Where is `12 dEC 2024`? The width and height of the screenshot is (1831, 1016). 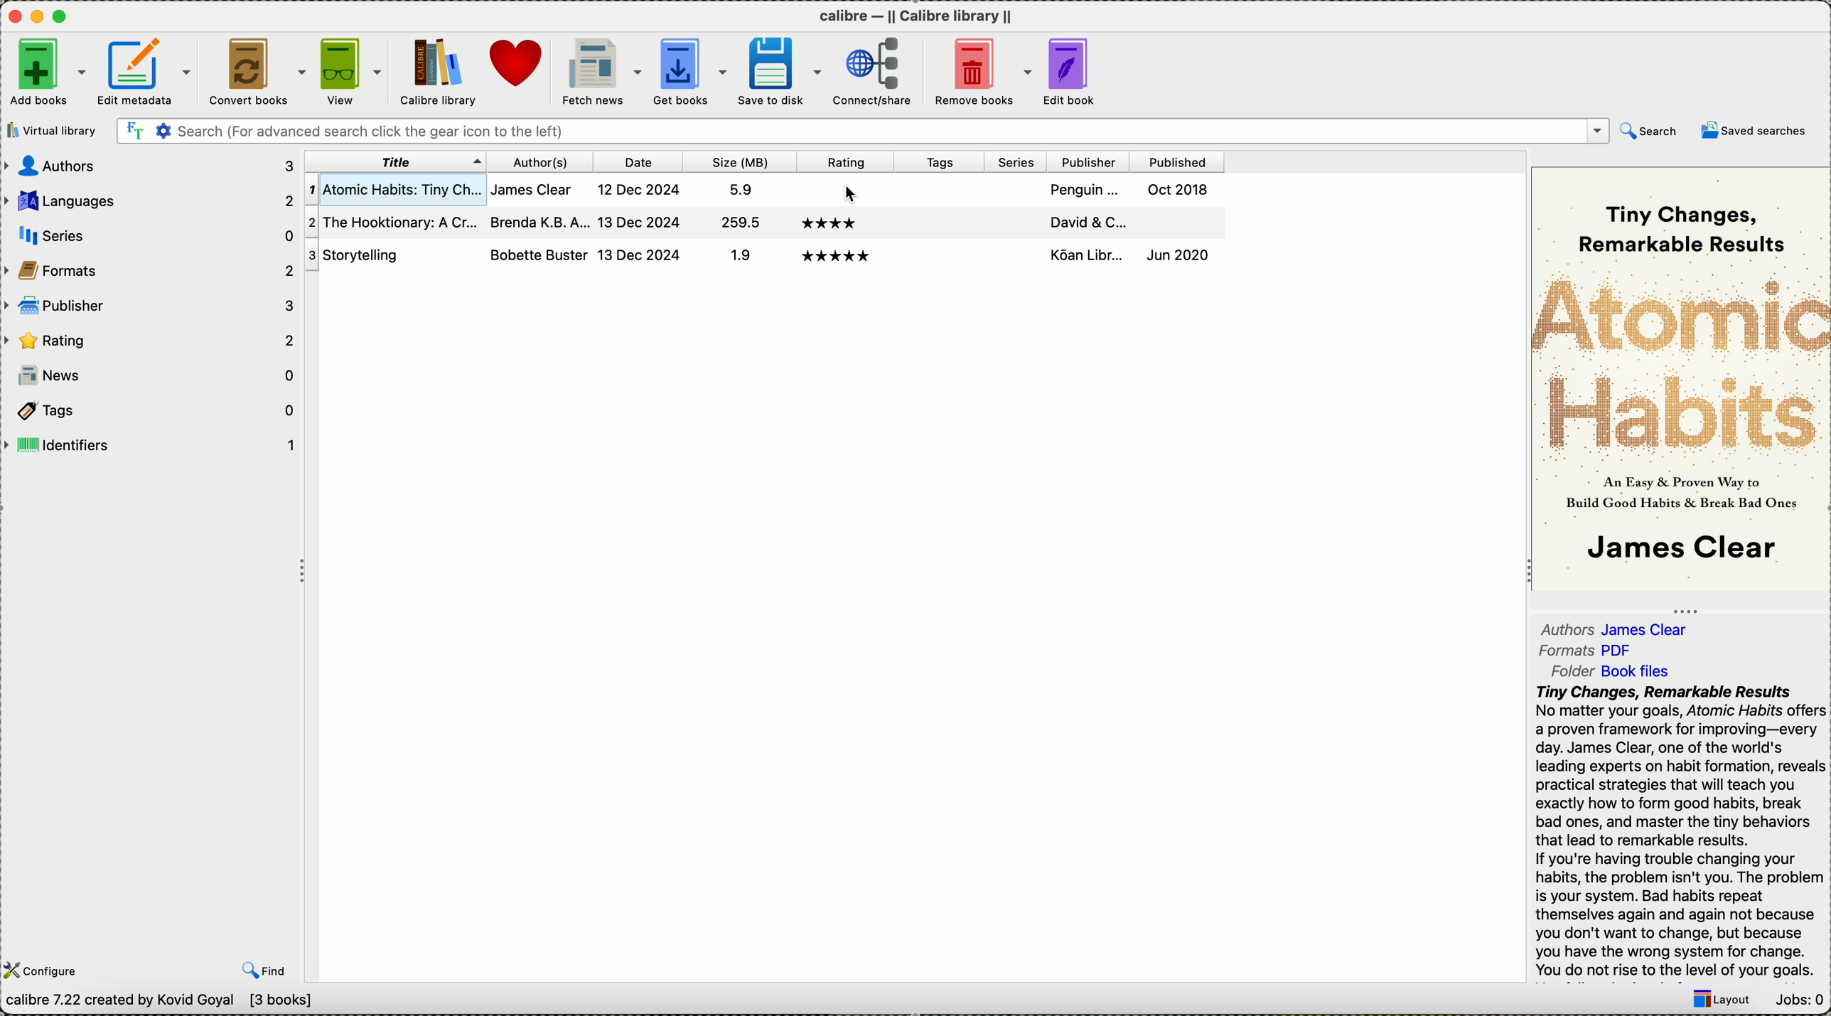 12 dEC 2024 is located at coordinates (641, 191).